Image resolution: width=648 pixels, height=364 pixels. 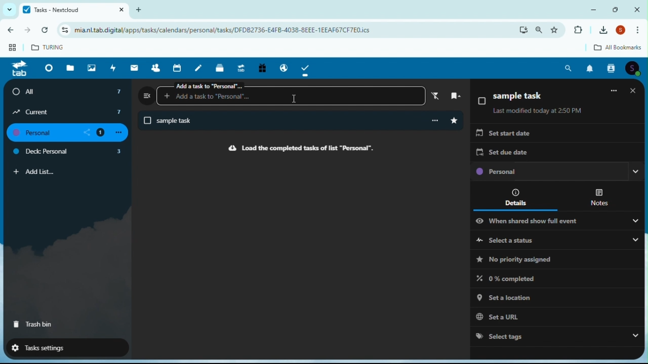 I want to click on Deck personal, so click(x=69, y=153).